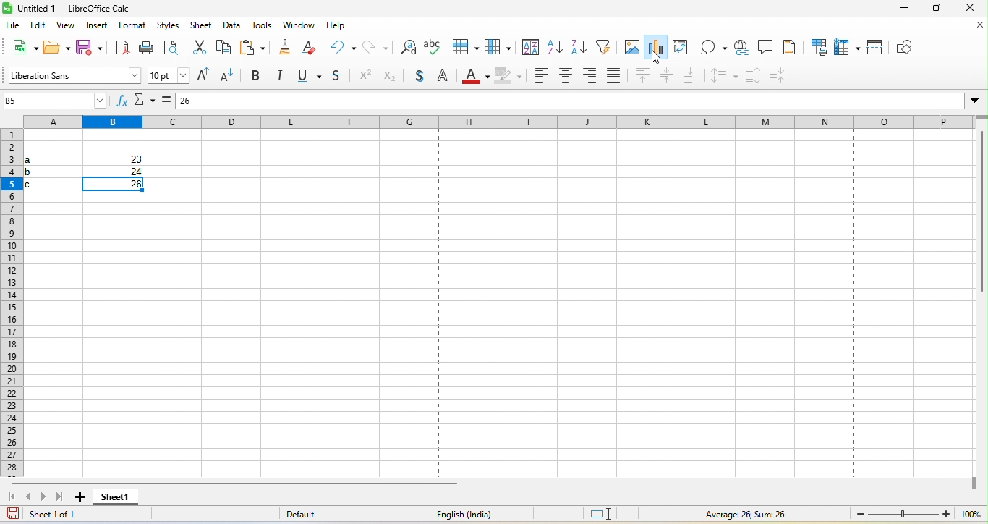 This screenshot has height=524, width=988. I want to click on vertical scroll bar, so click(981, 216).